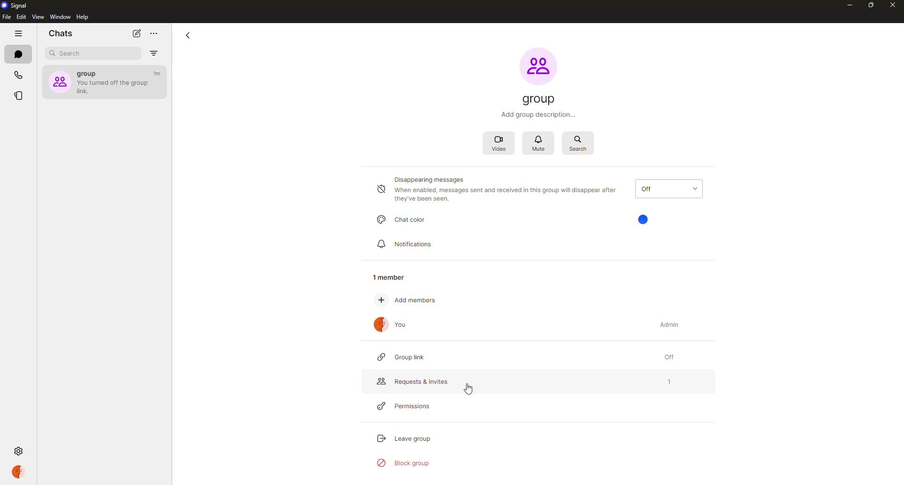  I want to click on requests and invites, so click(414, 382).